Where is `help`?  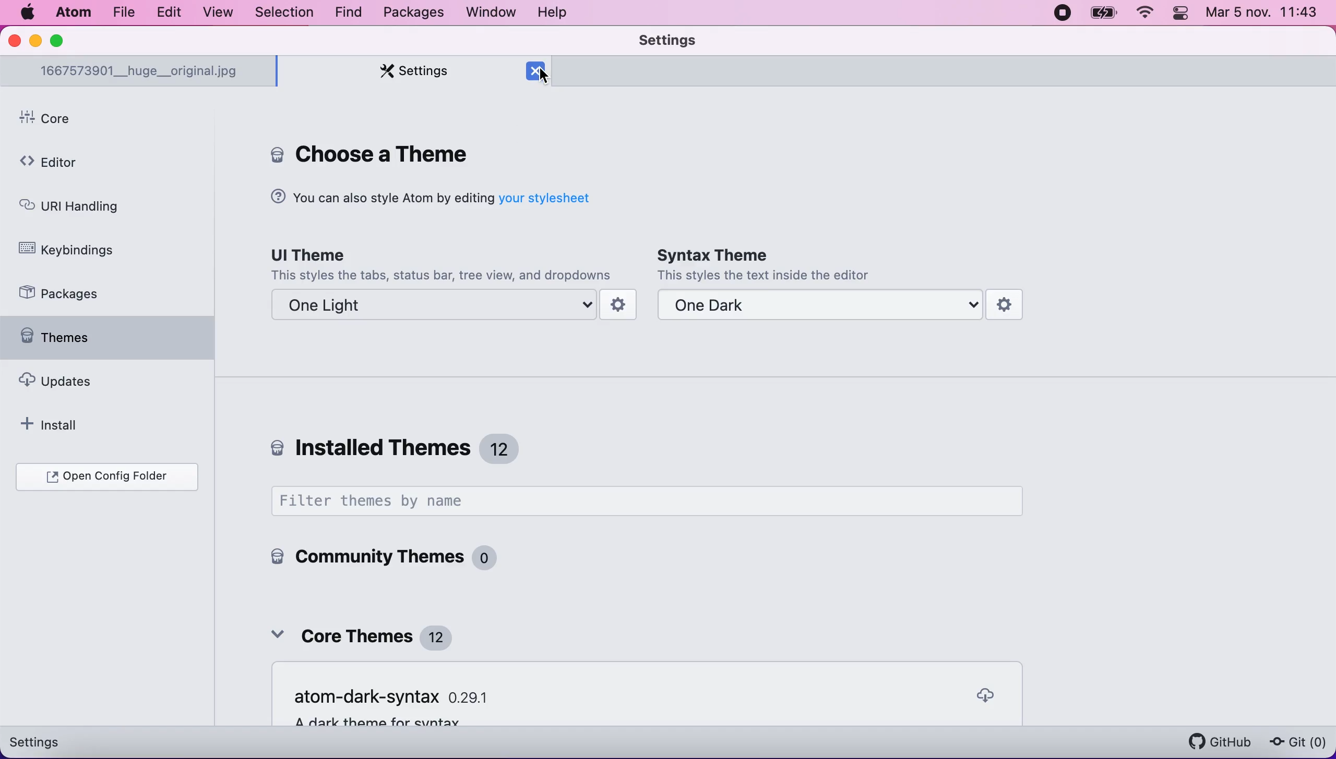 help is located at coordinates (558, 14).